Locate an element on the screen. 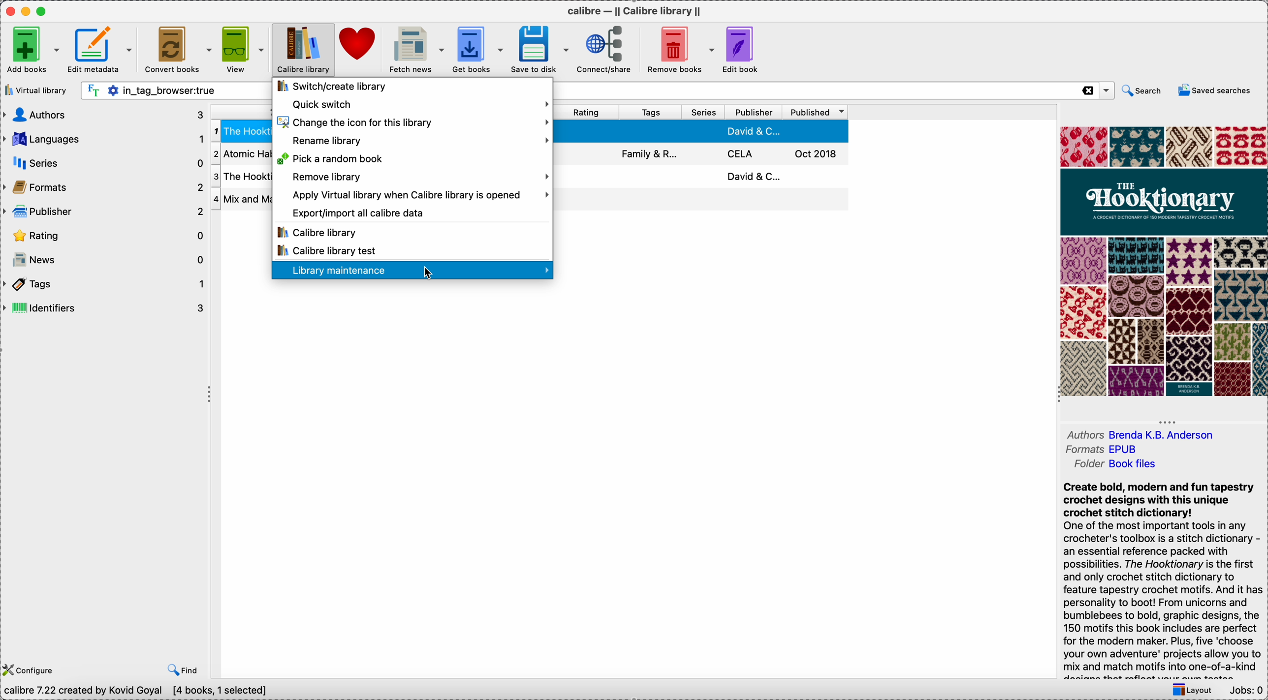 The image size is (1268, 700). authors is located at coordinates (103, 116).